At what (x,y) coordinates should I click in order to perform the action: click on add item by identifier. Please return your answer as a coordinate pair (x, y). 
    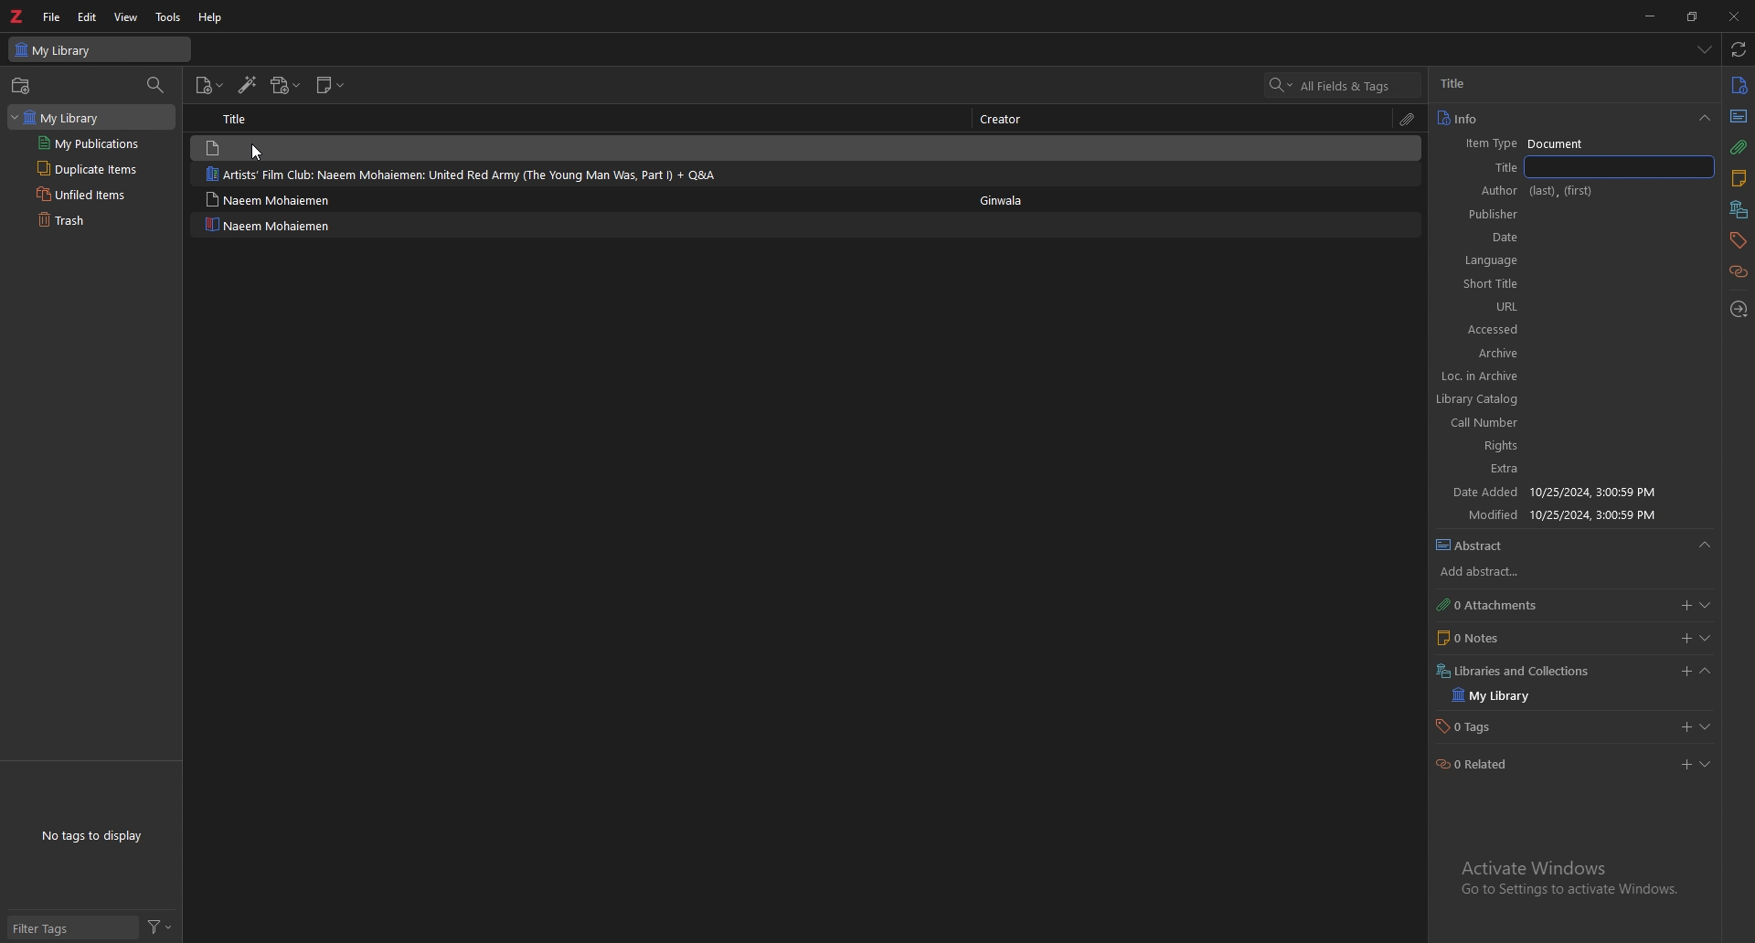
    Looking at the image, I should click on (249, 86).